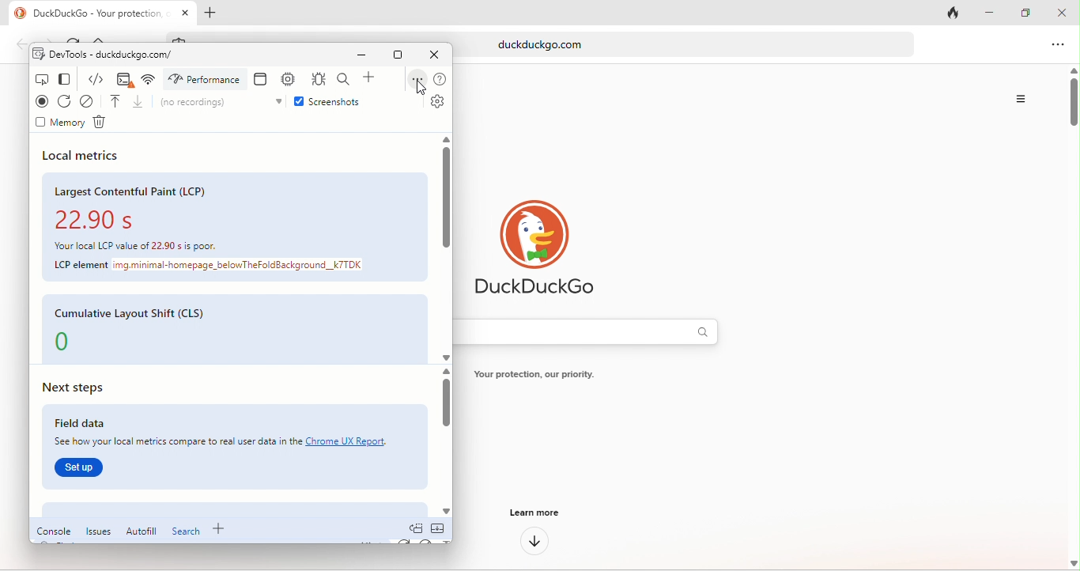  I want to click on scroll up, so click(443, 371).